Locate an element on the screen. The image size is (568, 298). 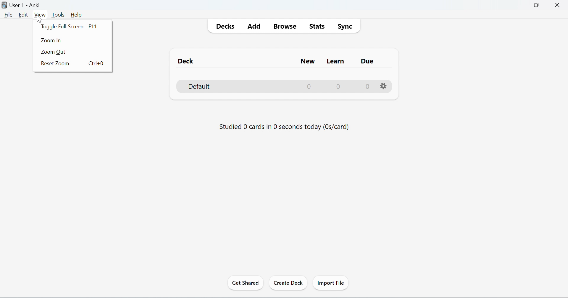
import file is located at coordinates (331, 282).